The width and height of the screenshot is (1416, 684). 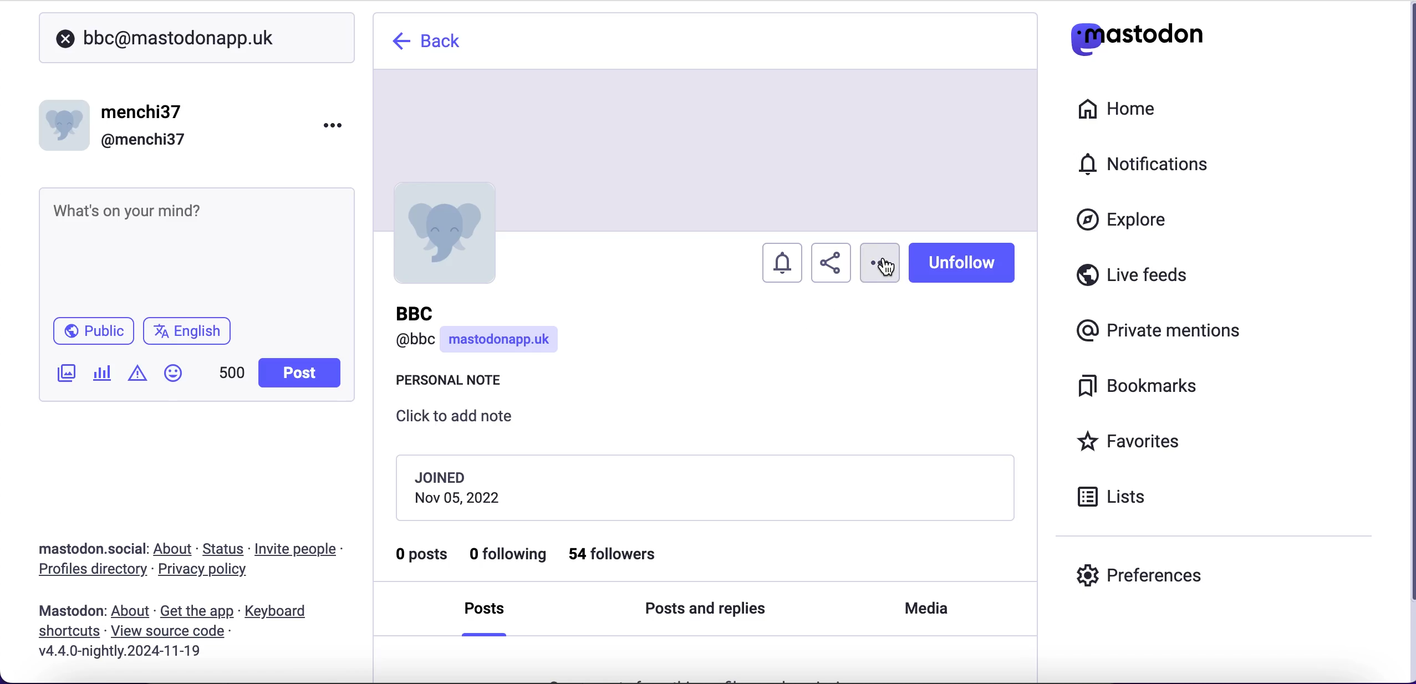 What do you see at coordinates (1118, 496) in the screenshot?
I see `lists` at bounding box center [1118, 496].